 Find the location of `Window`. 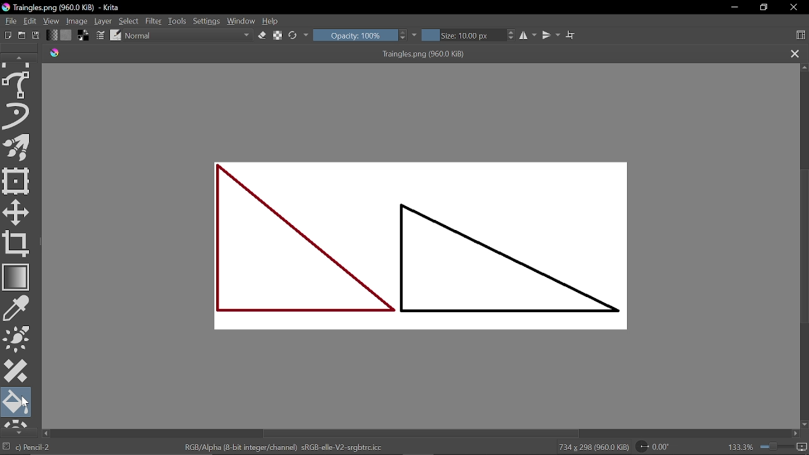

Window is located at coordinates (241, 22).